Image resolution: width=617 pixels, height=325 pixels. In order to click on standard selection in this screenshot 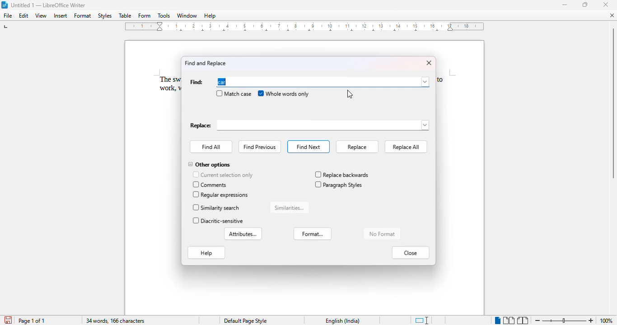, I will do `click(422, 320)`.